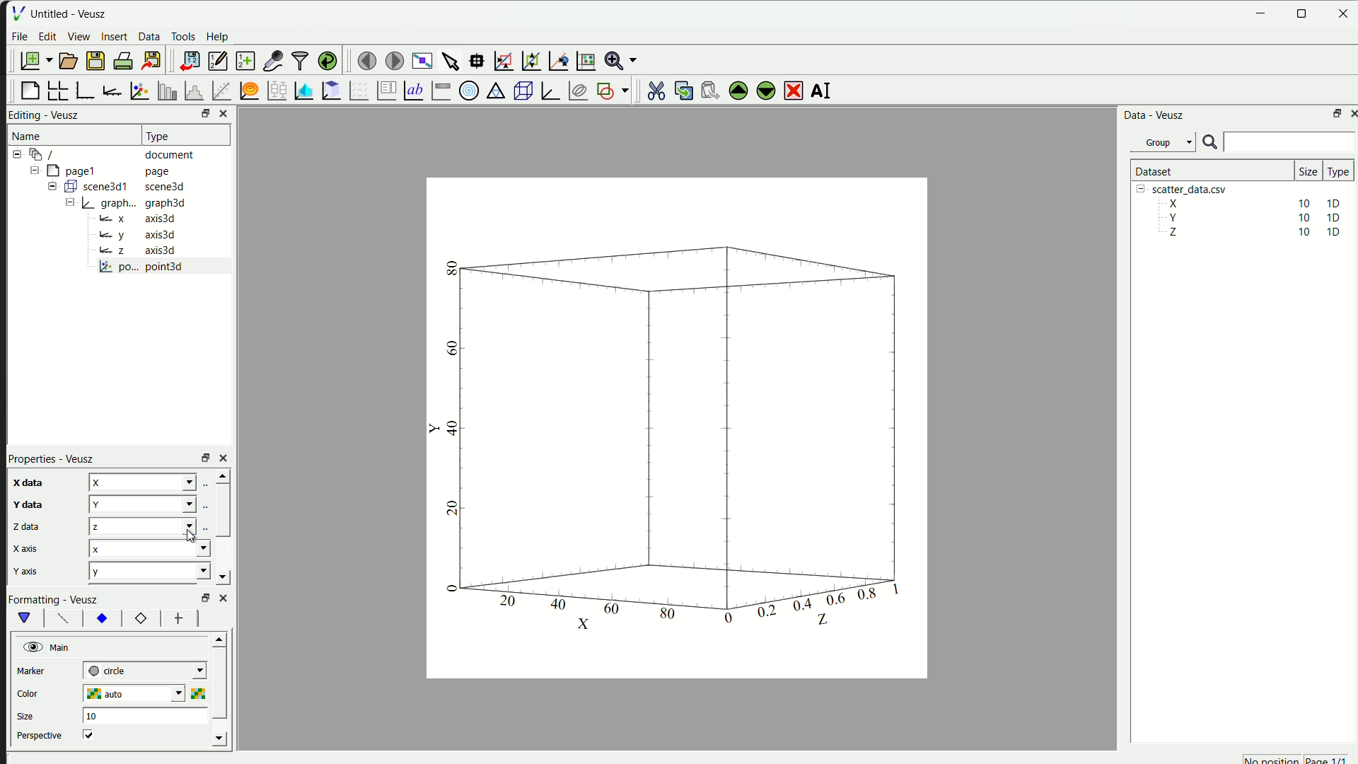  I want to click on font, so click(61, 618).